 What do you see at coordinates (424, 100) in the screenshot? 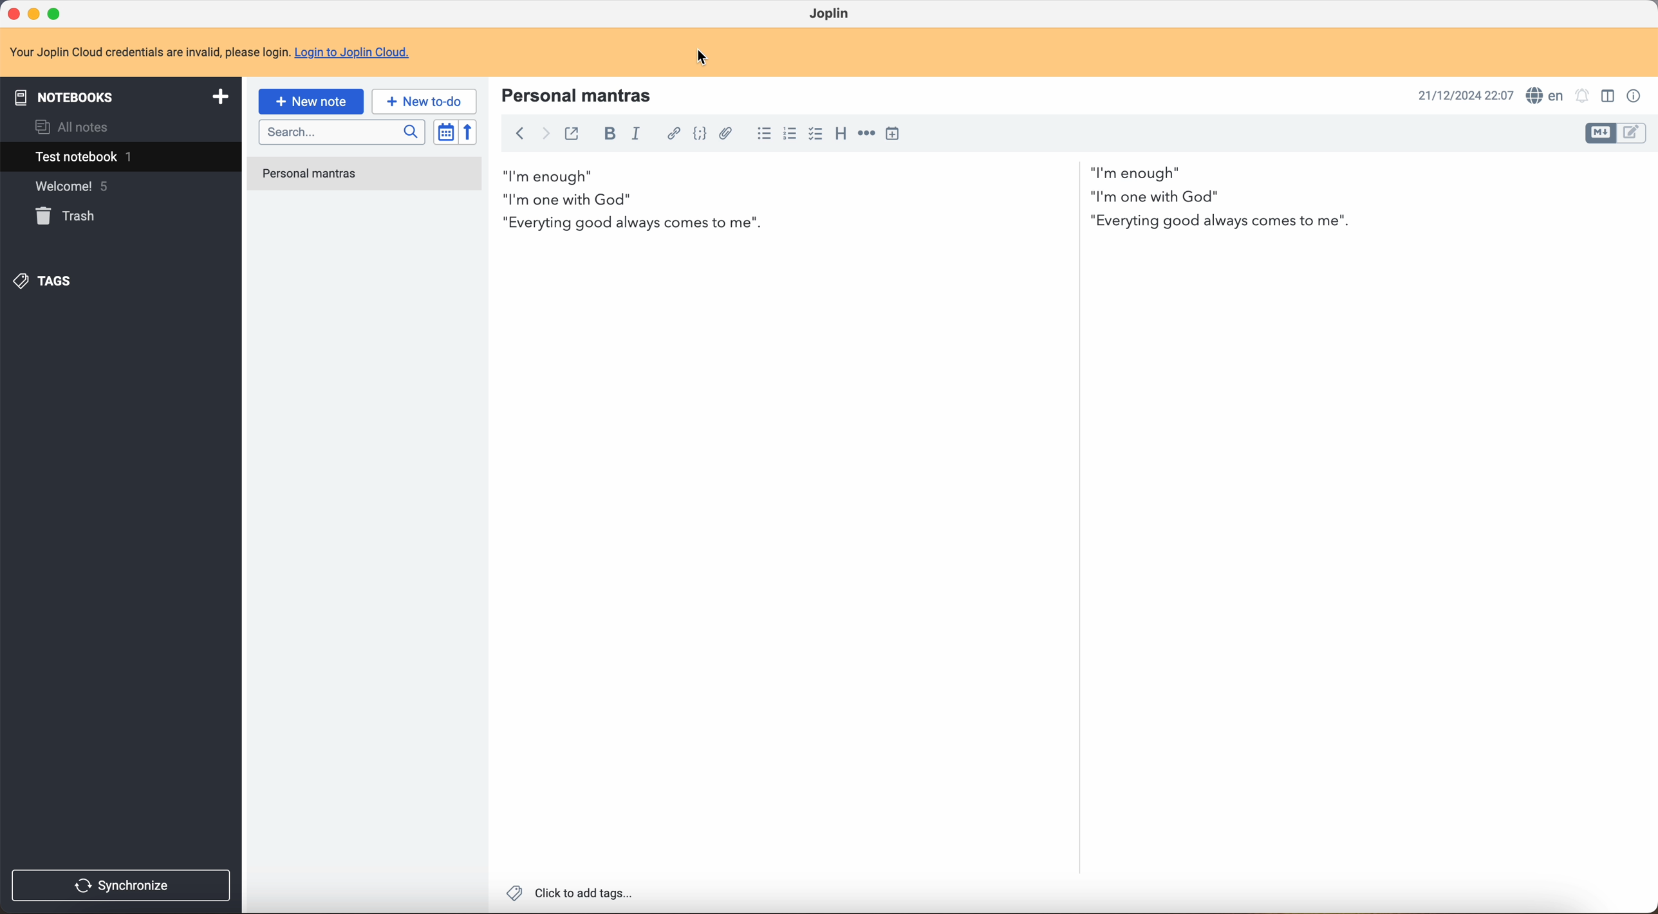
I see `new to-do` at bounding box center [424, 100].